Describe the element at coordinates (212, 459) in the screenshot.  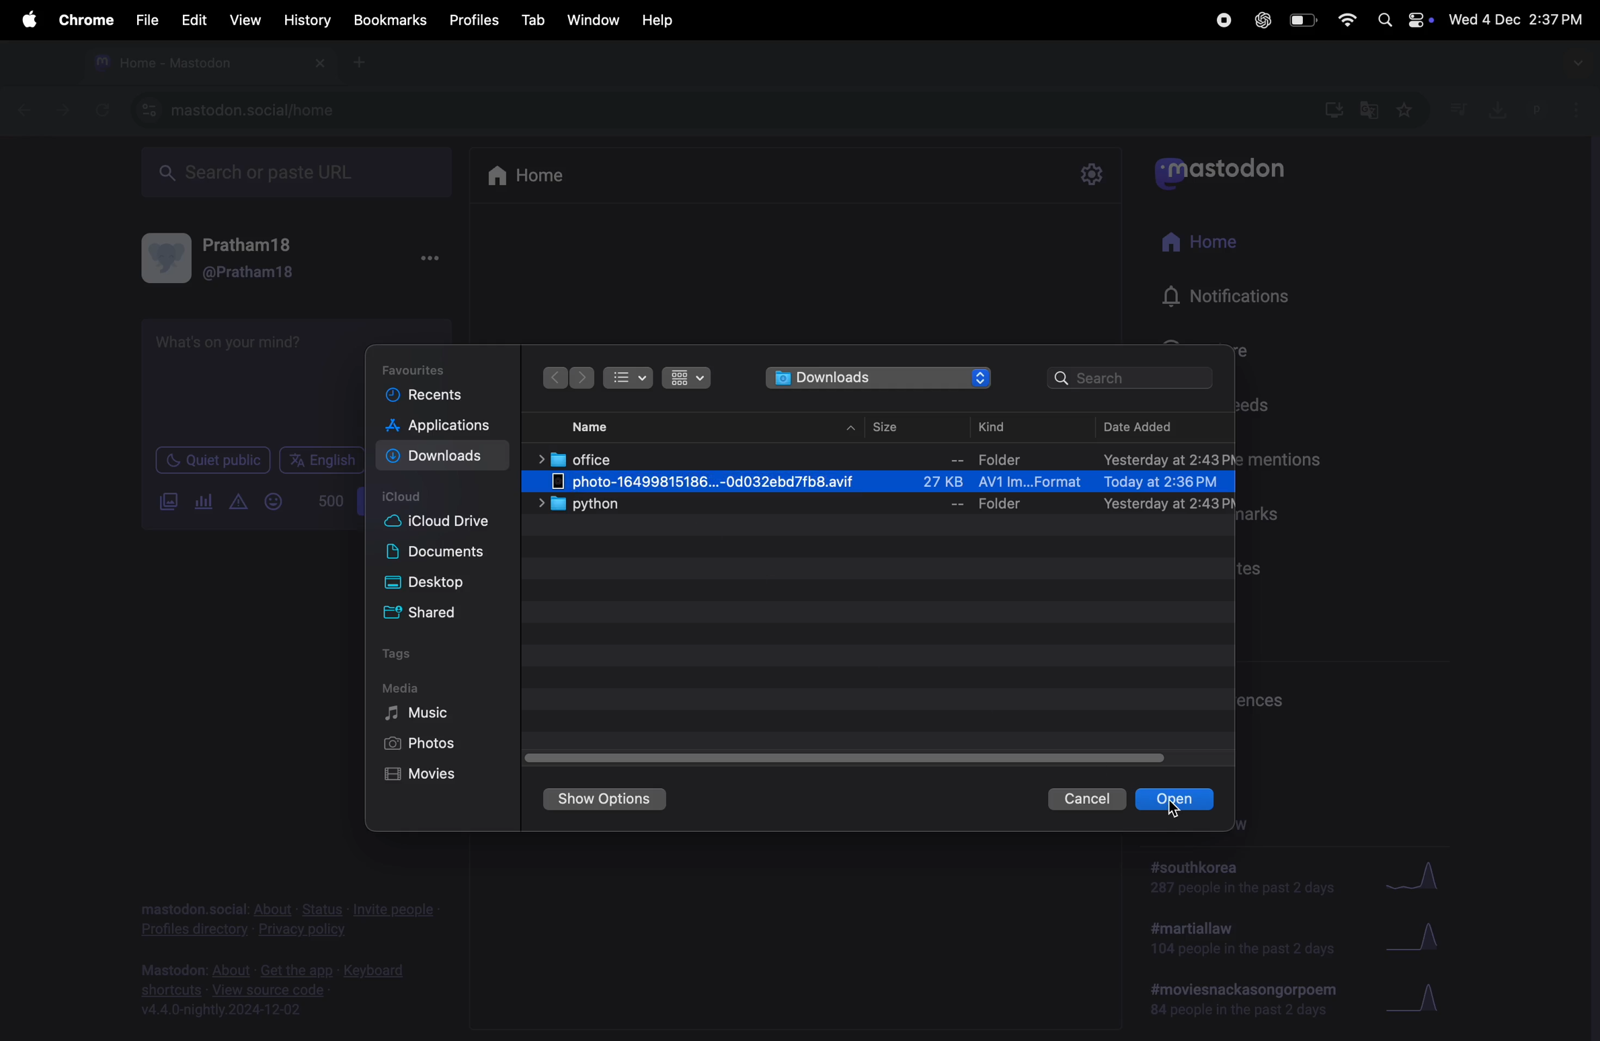
I see `Quiet public` at that location.